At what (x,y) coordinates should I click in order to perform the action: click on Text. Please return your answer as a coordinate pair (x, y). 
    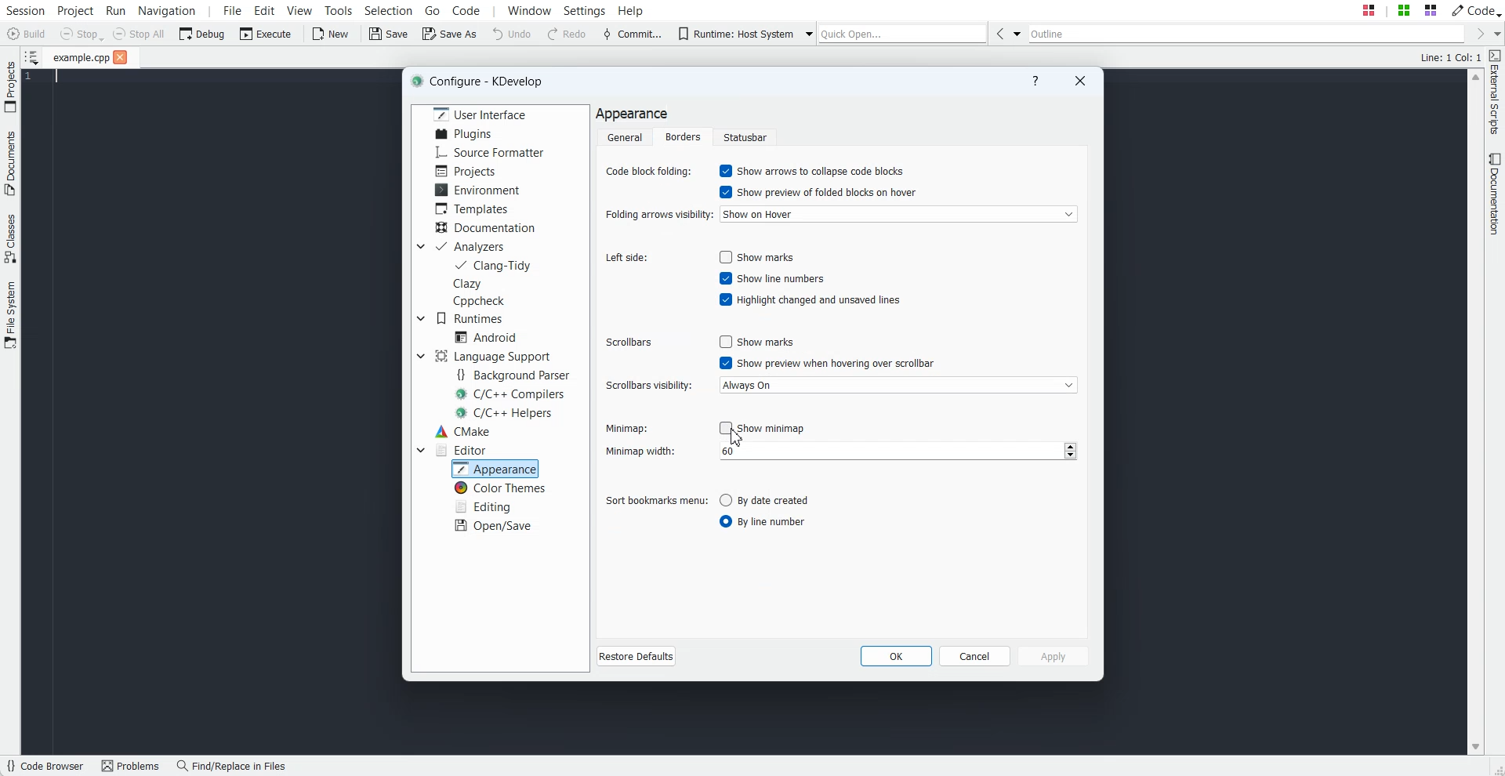
    Looking at the image, I should click on (478, 80).